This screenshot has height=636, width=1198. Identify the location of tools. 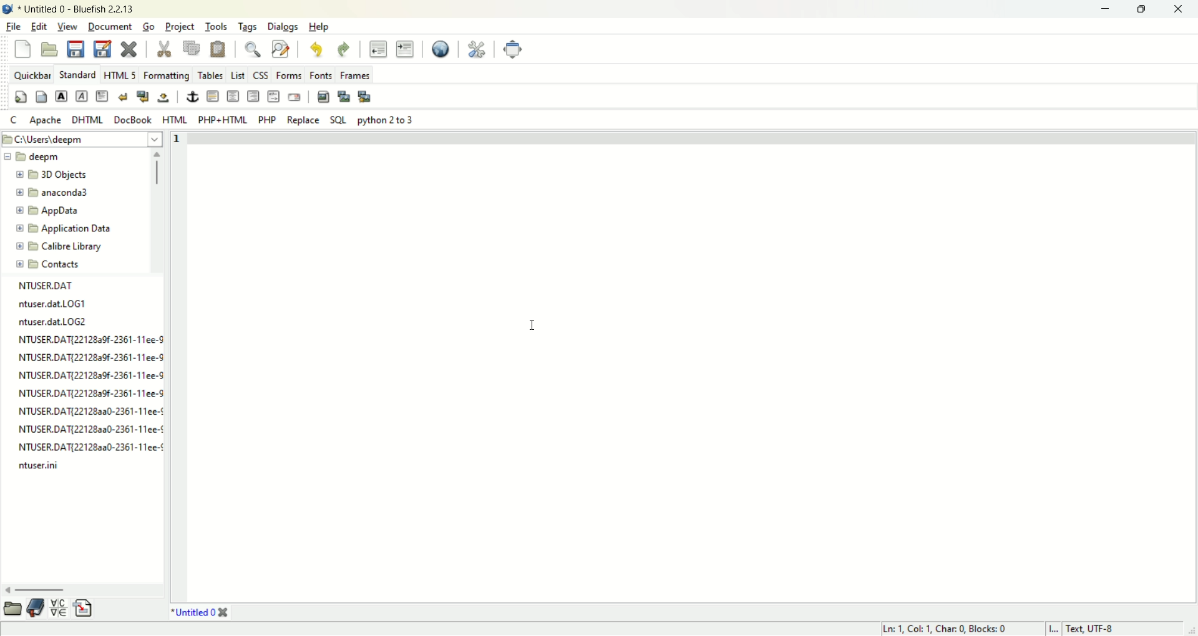
(214, 27).